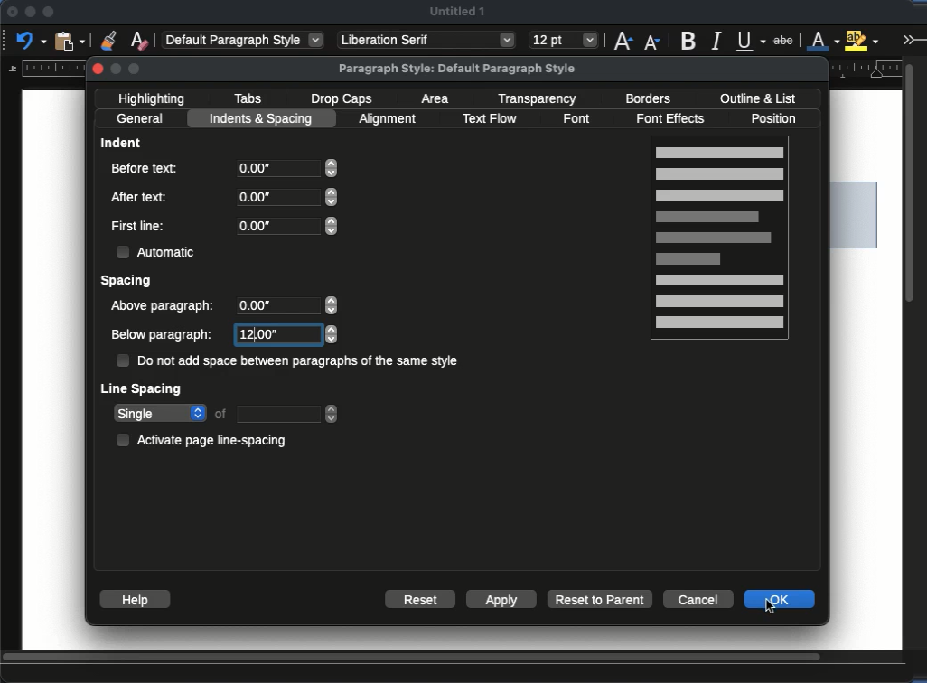 This screenshot has height=683, width=927. I want to click on above paragraph, so click(164, 307).